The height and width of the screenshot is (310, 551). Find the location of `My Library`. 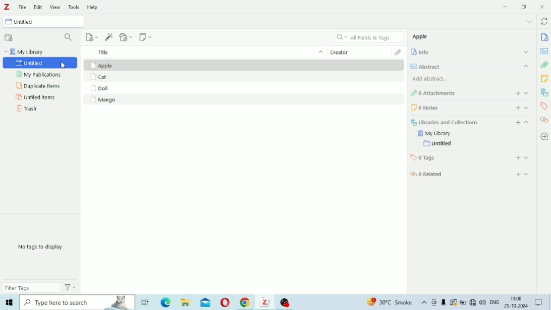

My Library is located at coordinates (433, 134).